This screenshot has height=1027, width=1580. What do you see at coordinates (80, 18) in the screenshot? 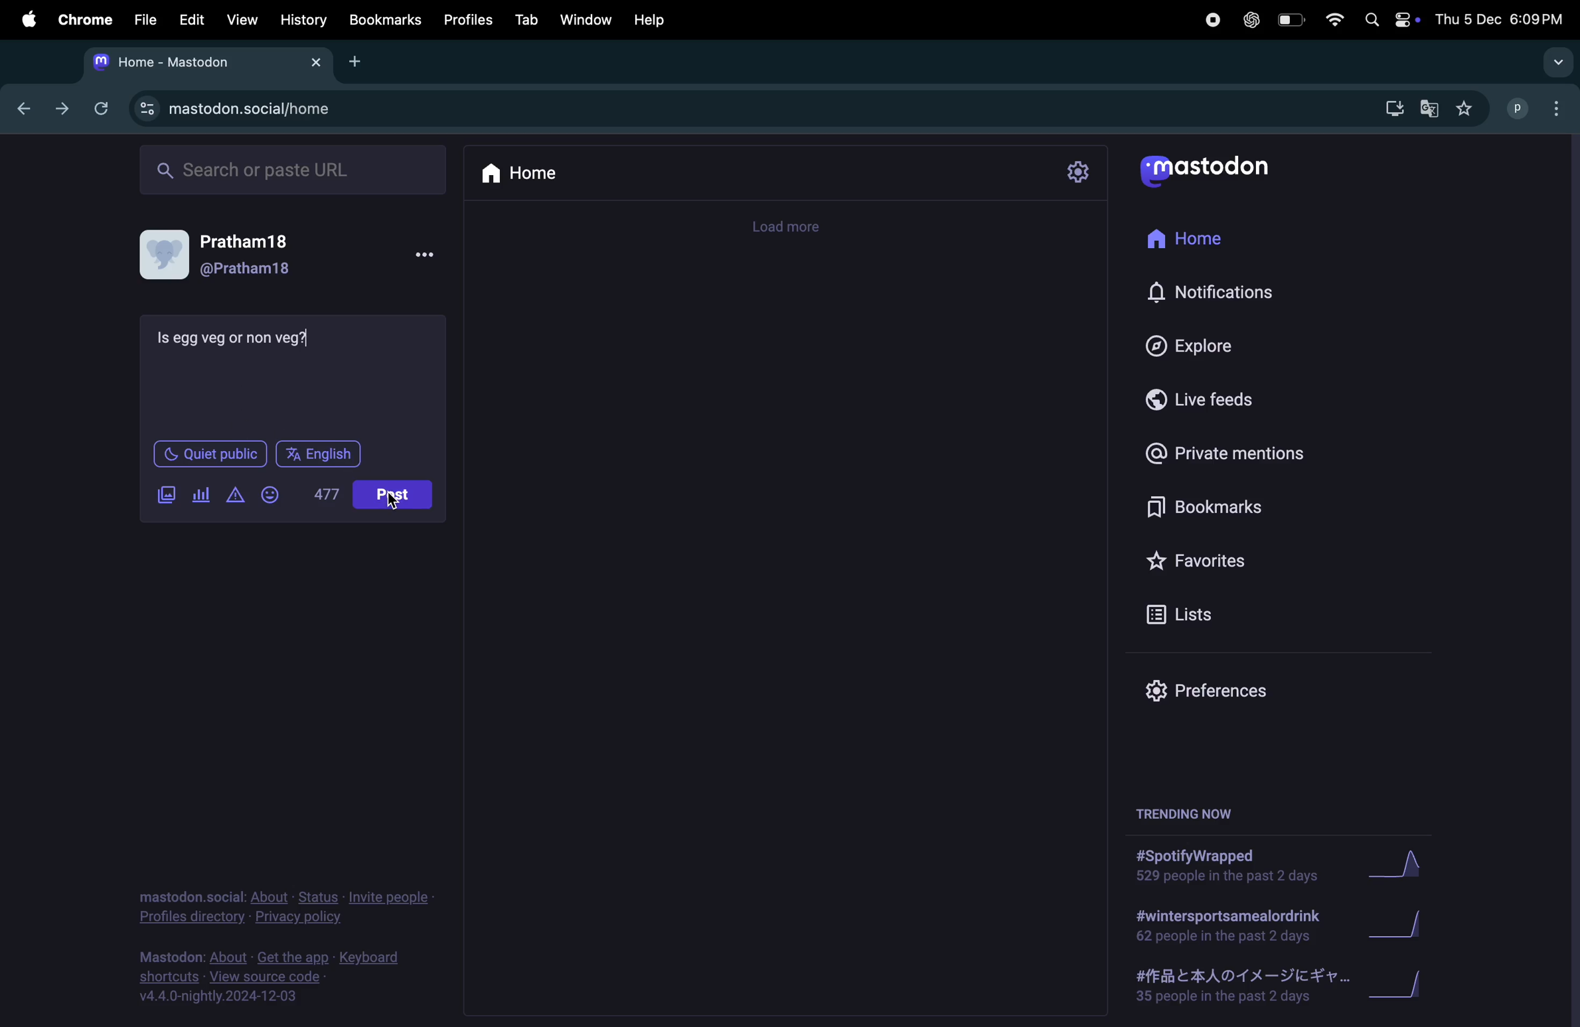
I see `chrome` at bounding box center [80, 18].